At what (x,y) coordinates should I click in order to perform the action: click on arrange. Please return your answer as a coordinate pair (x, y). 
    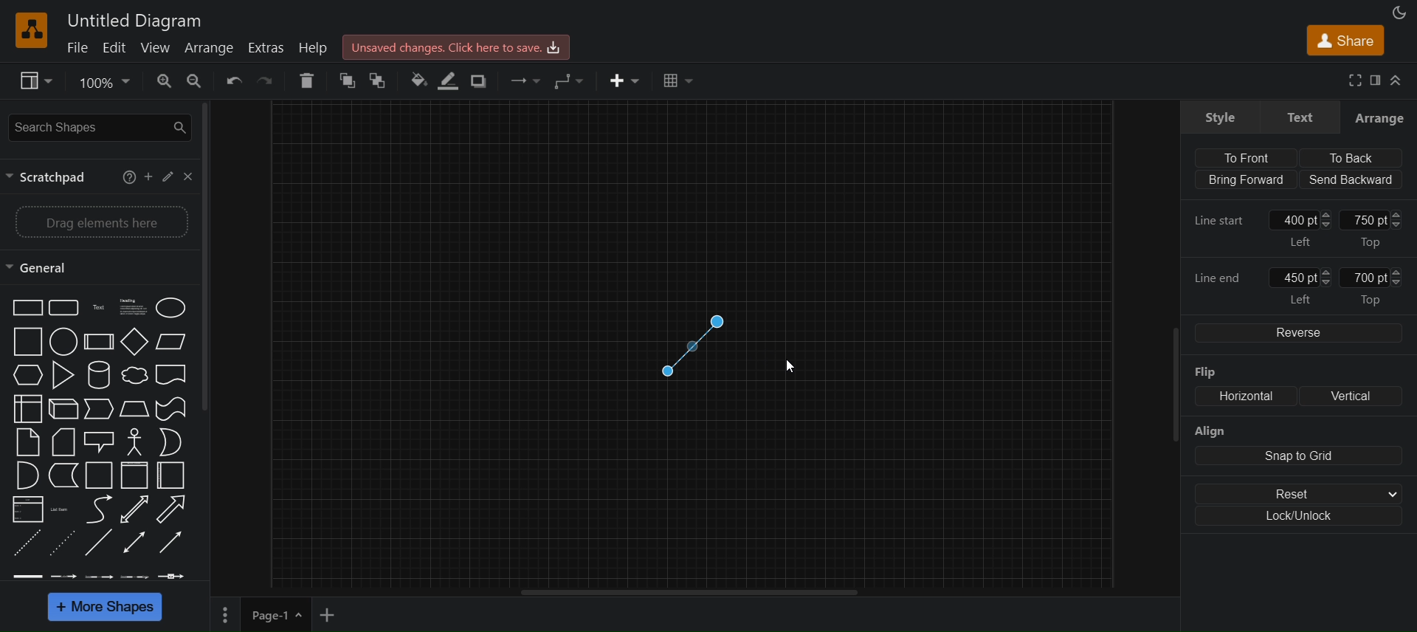
    Looking at the image, I should click on (210, 47).